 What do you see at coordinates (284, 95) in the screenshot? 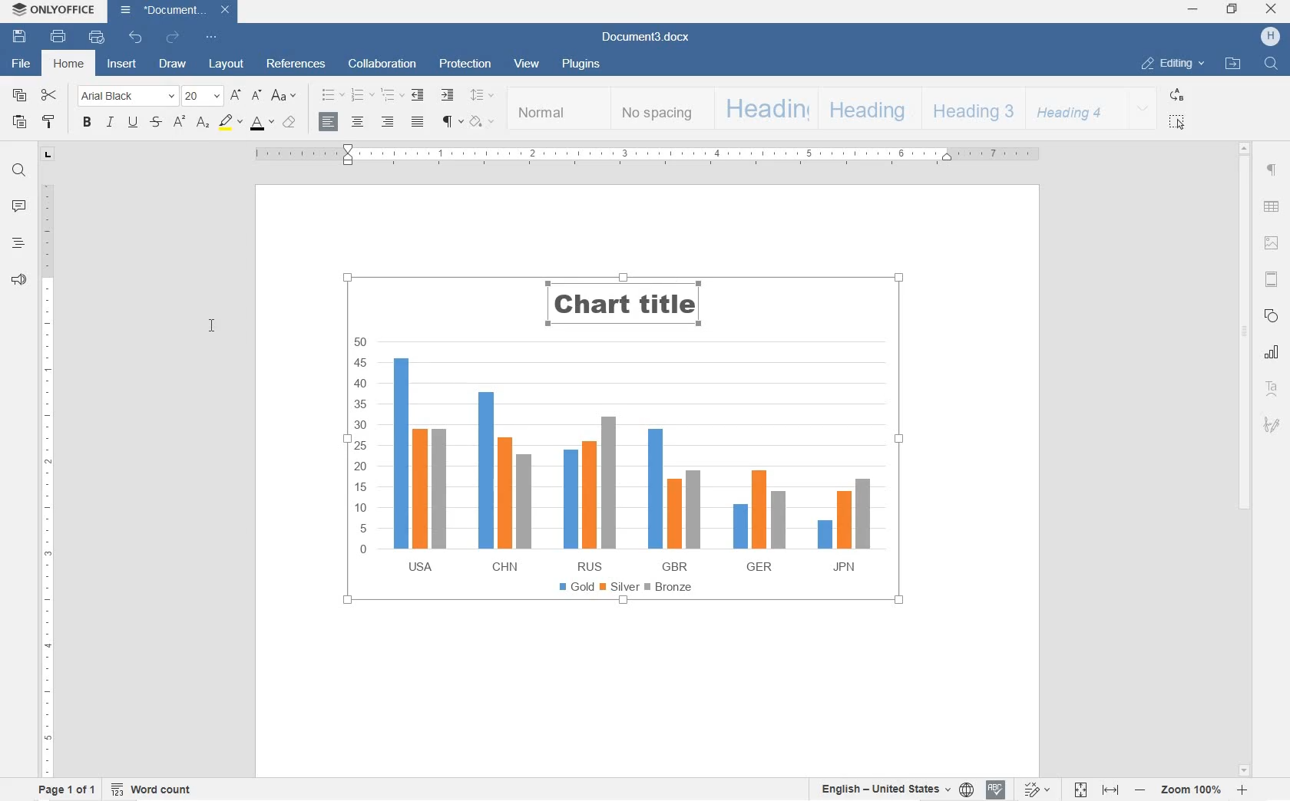
I see `CHANGE CASE` at bounding box center [284, 95].